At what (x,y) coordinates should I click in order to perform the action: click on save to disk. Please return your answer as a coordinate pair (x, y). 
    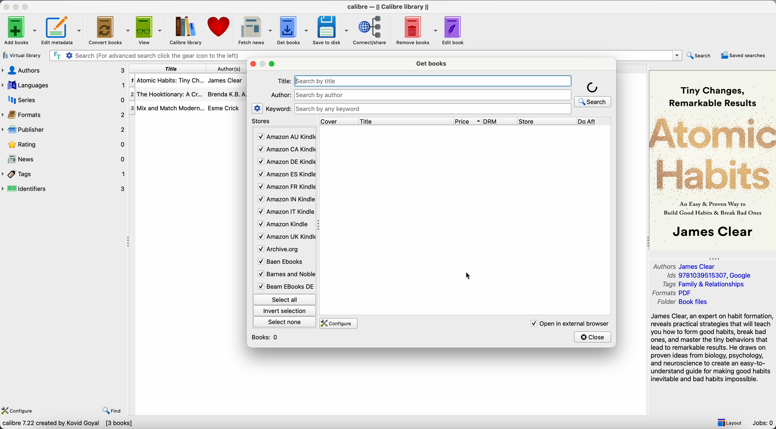
    Looking at the image, I should click on (330, 30).